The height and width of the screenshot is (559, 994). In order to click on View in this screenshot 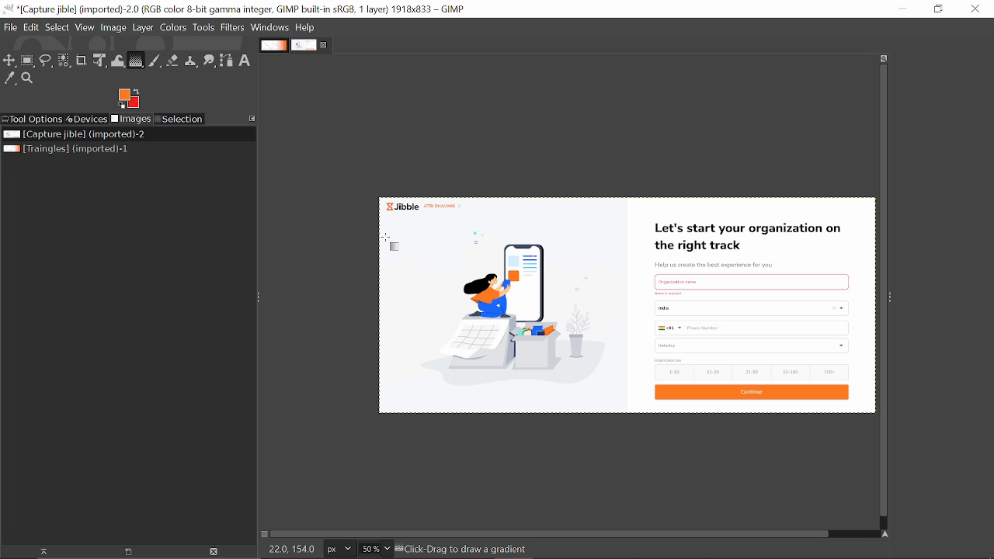, I will do `click(85, 27)`.